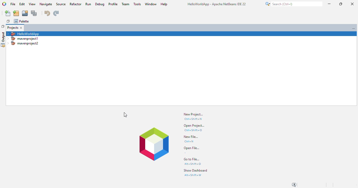  Describe the element at coordinates (88, 4) in the screenshot. I see `run` at that location.